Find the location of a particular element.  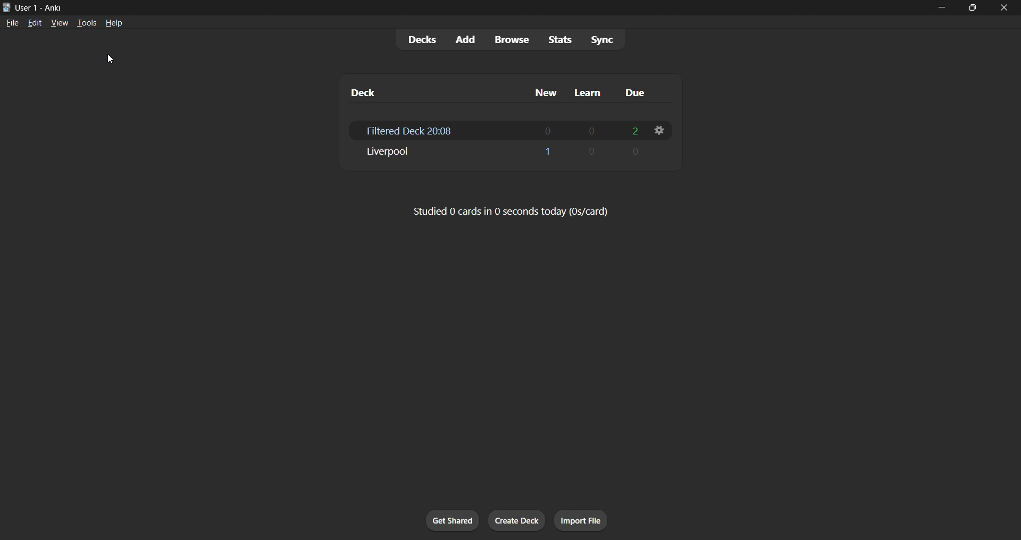

new column is located at coordinates (546, 94).